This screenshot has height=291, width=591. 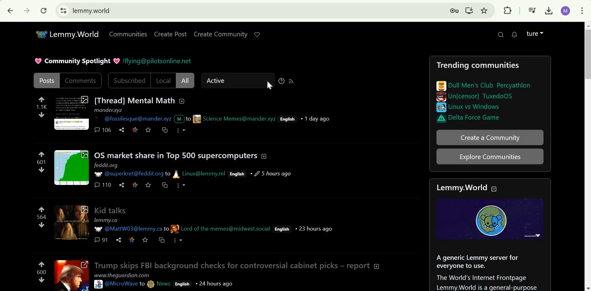 What do you see at coordinates (115, 60) in the screenshot?
I see `heart` at bounding box center [115, 60].